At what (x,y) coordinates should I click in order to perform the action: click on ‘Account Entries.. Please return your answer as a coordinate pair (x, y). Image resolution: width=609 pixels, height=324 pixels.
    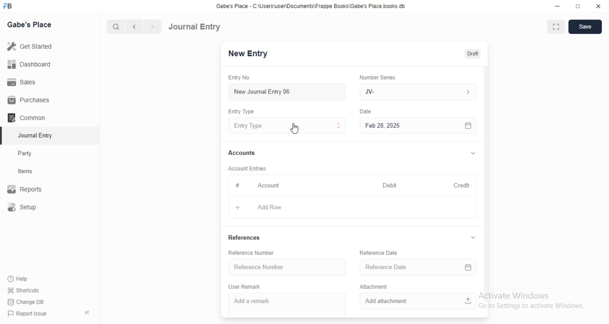
    Looking at the image, I should click on (251, 168).